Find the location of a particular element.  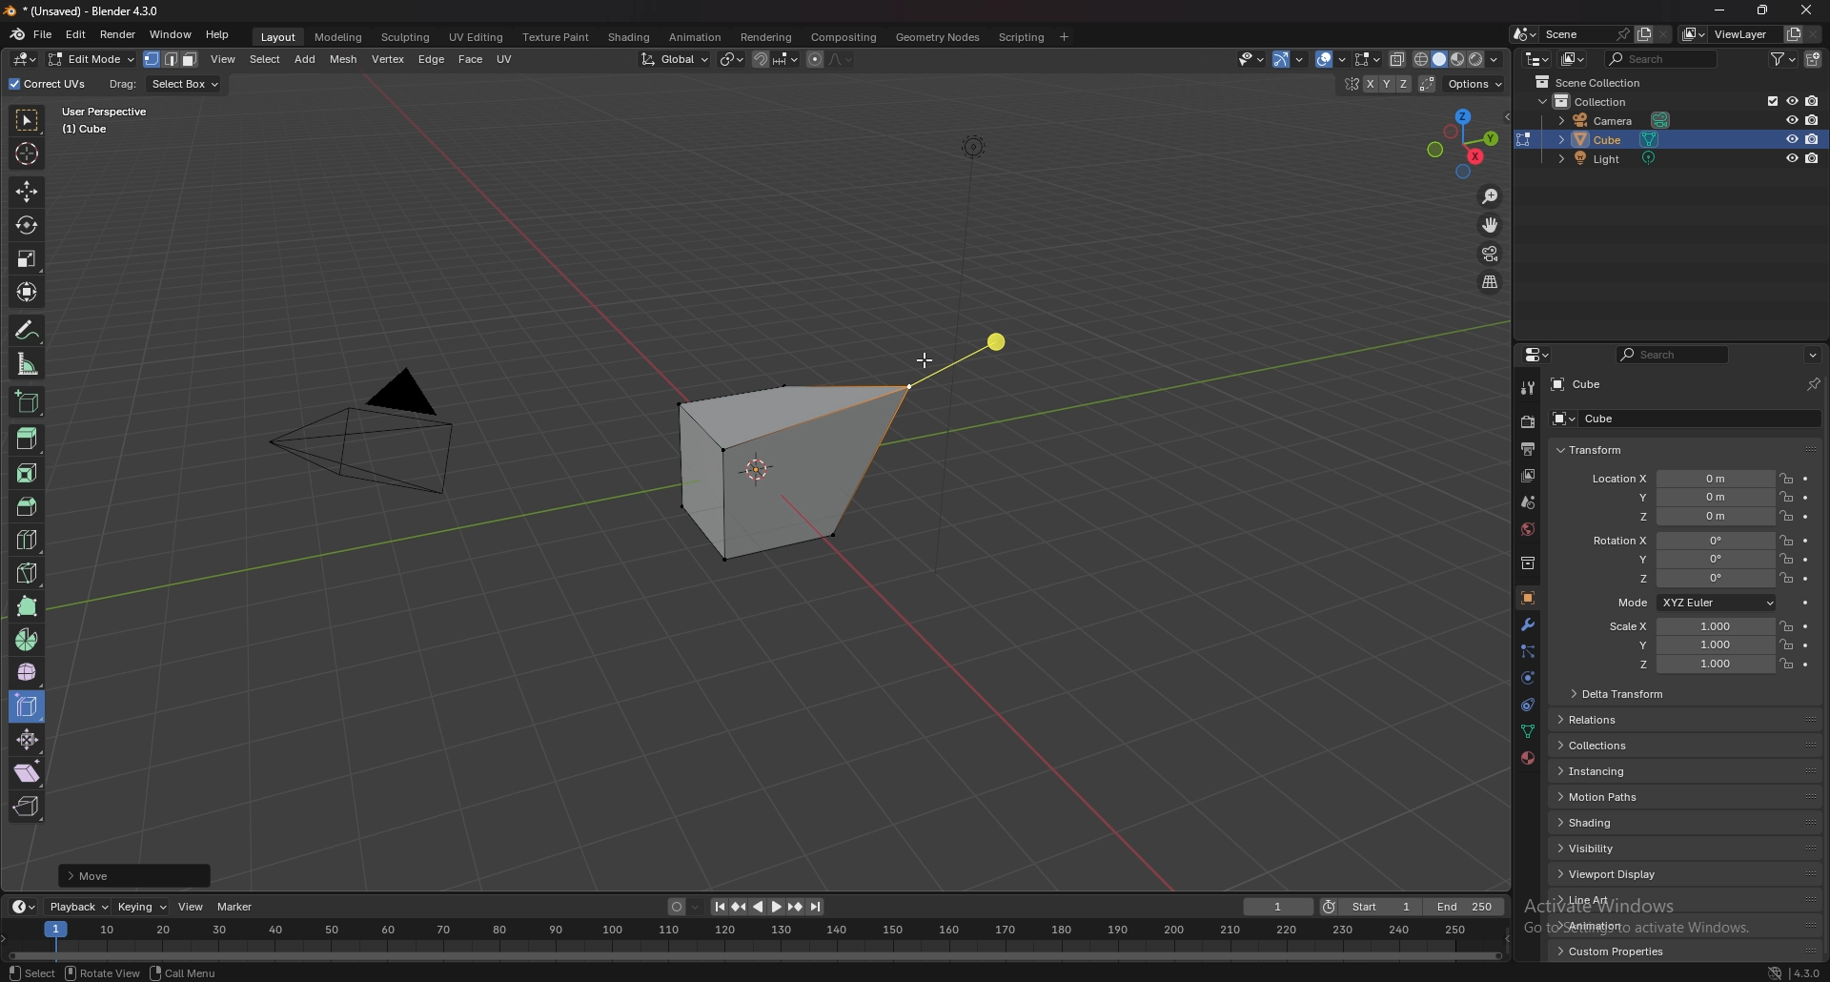

edge is located at coordinates (433, 61).